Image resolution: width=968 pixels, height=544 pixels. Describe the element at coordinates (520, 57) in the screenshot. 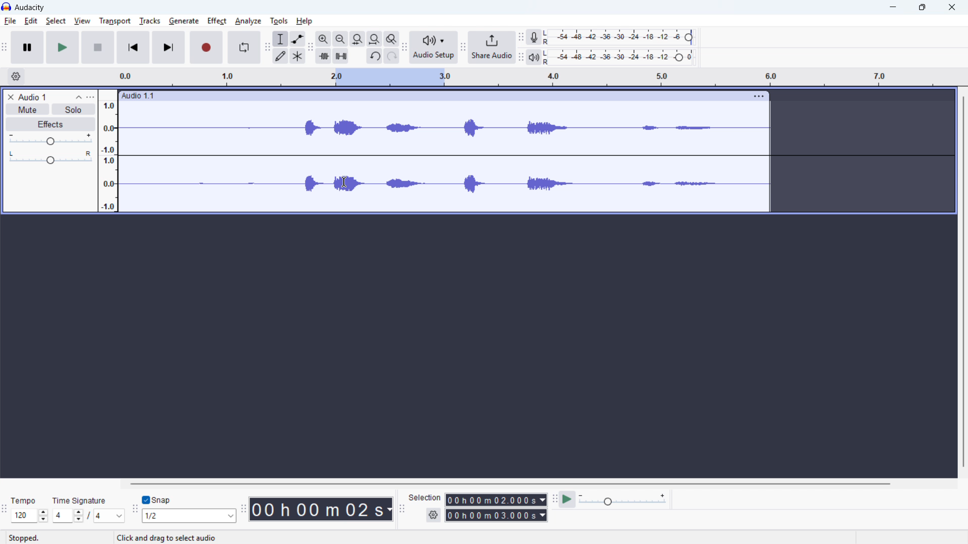

I see `Playback metre toolbar` at that location.